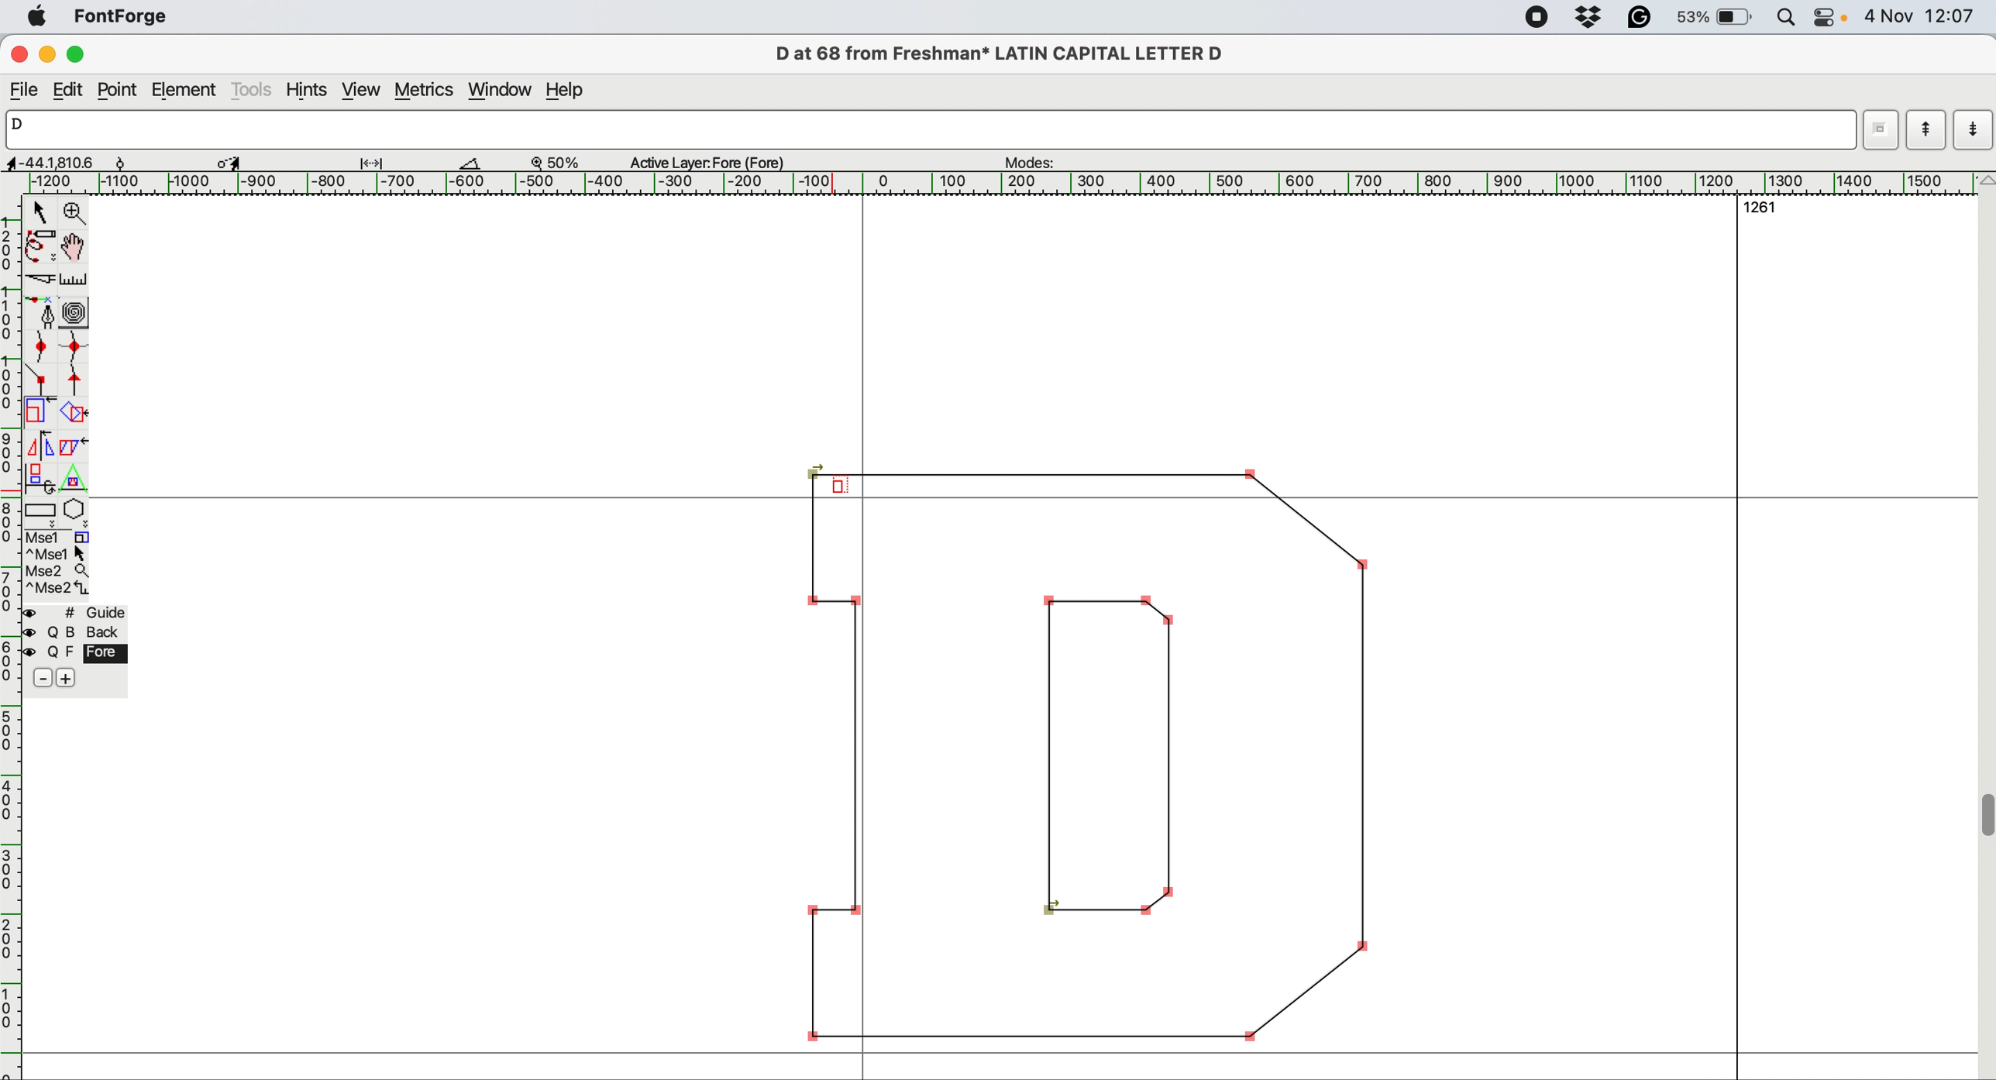 Image resolution: width=1996 pixels, height=1080 pixels. Describe the element at coordinates (67, 679) in the screenshot. I see `add` at that location.